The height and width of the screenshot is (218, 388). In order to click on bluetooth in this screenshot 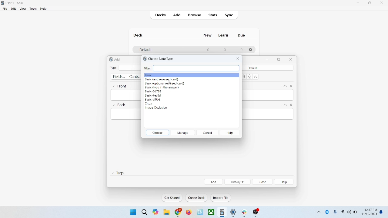, I will do `click(327, 212)`.